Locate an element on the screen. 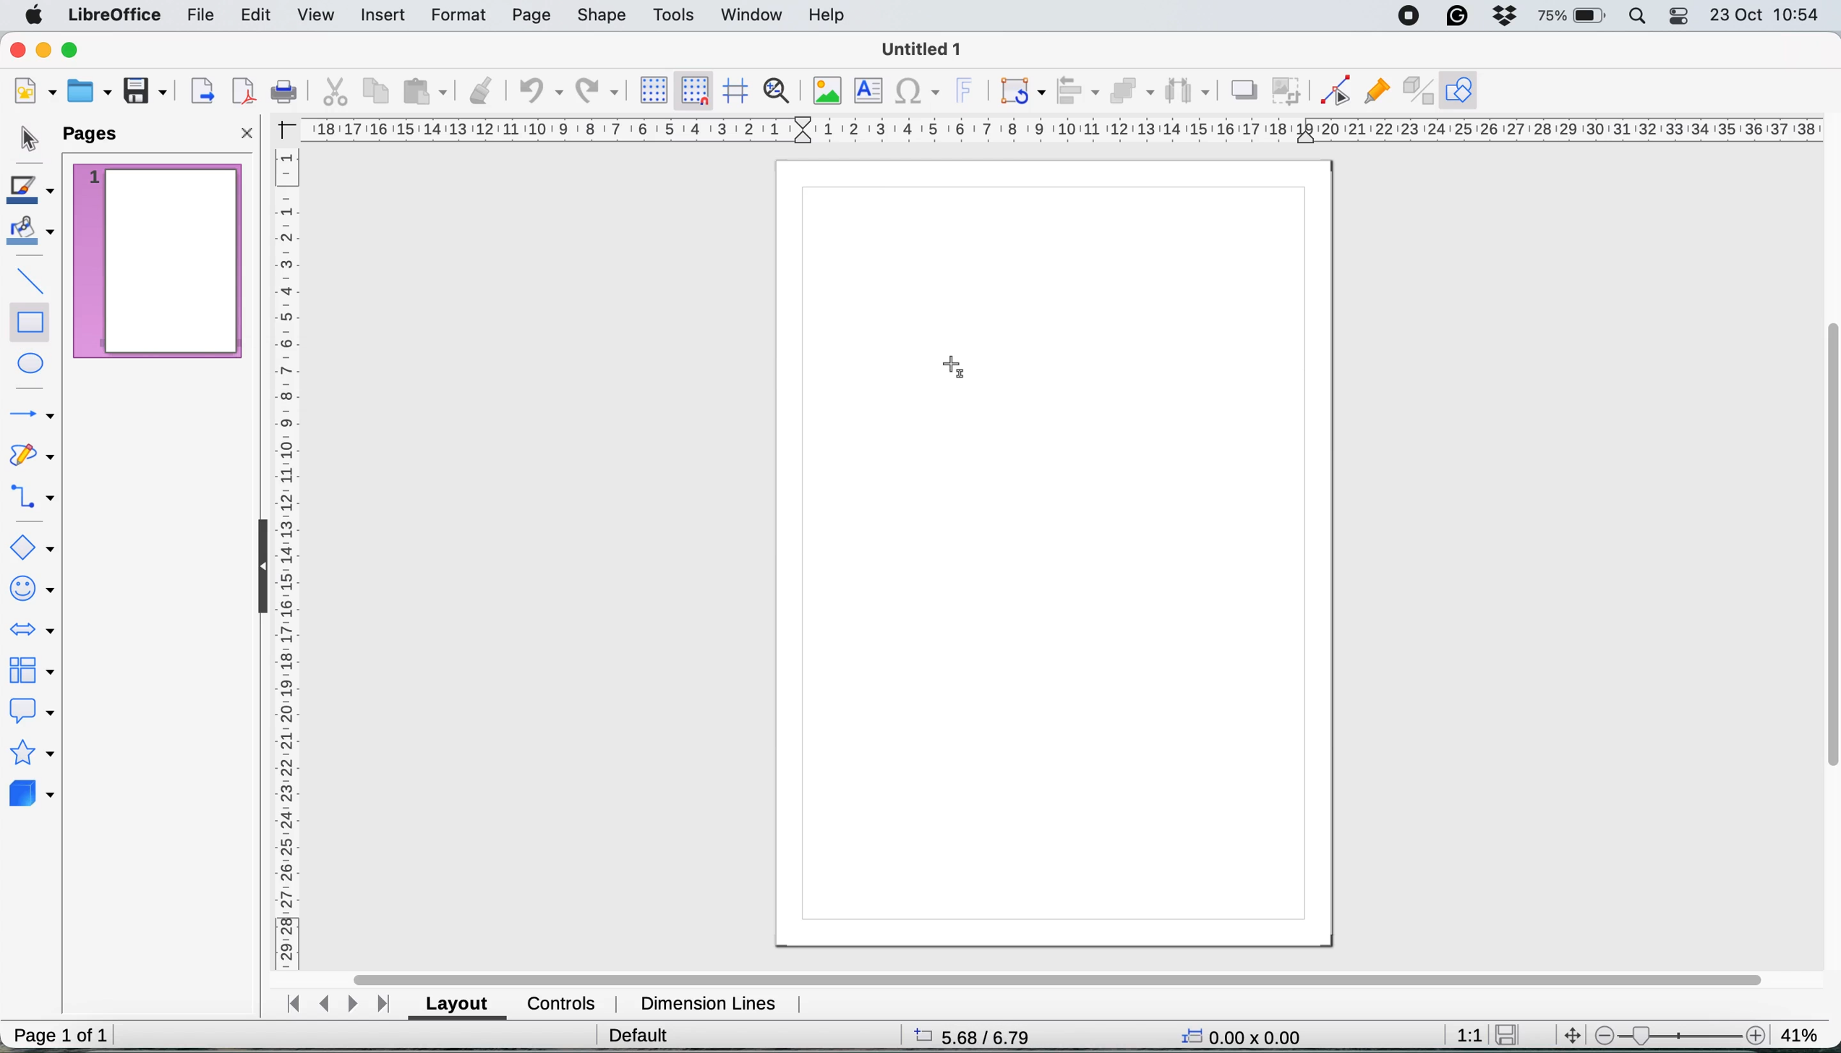  spotlight search is located at coordinates (1639, 17).